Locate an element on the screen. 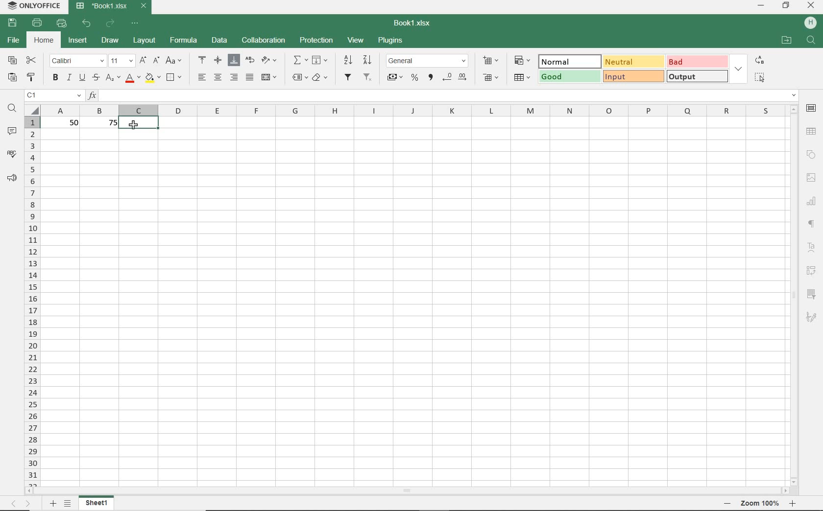  underline is located at coordinates (82, 79).